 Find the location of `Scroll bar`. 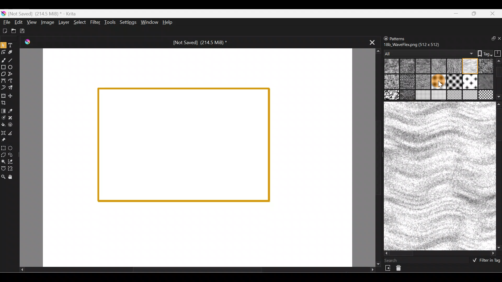

Scroll bar is located at coordinates (499, 176).